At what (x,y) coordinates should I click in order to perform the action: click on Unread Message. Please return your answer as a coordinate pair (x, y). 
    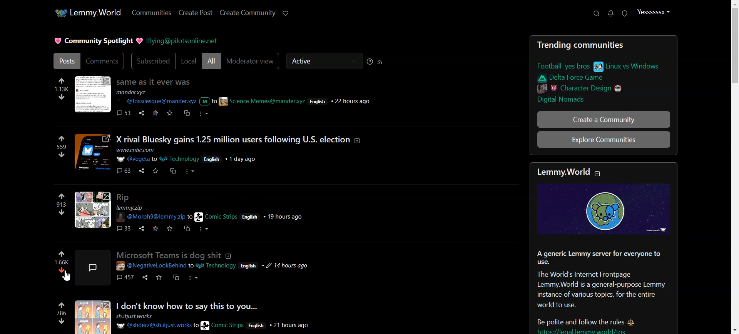
    Looking at the image, I should click on (610, 13).